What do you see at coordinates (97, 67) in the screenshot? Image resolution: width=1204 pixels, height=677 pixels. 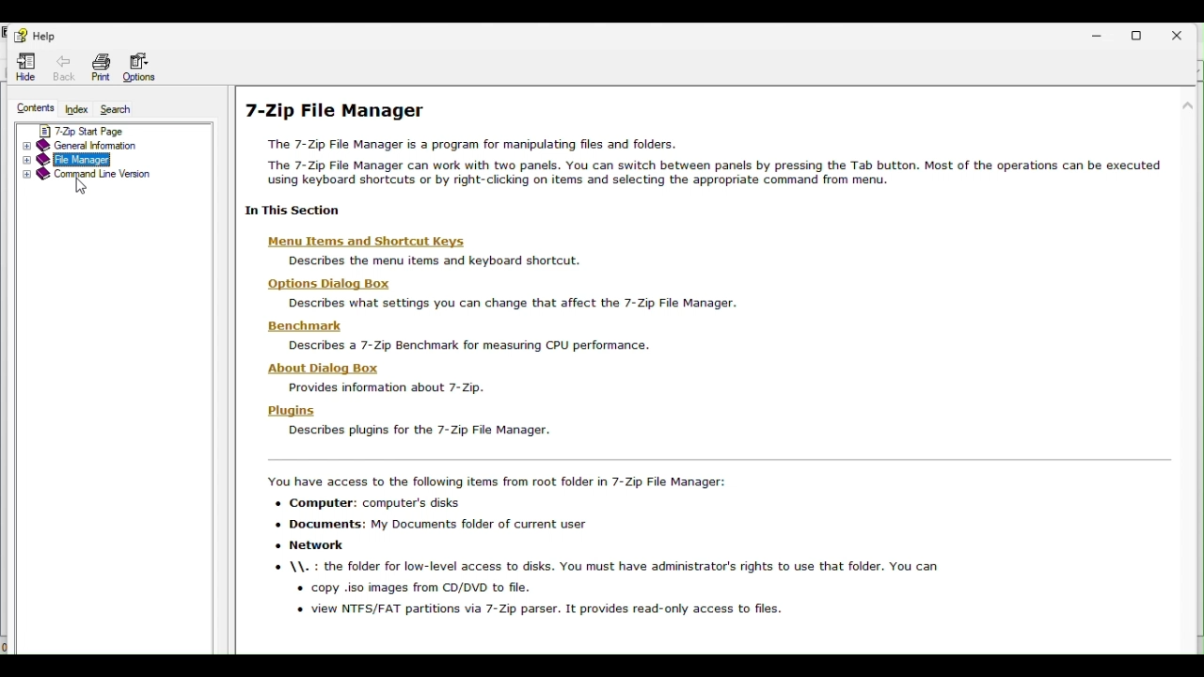 I see `Print` at bounding box center [97, 67].